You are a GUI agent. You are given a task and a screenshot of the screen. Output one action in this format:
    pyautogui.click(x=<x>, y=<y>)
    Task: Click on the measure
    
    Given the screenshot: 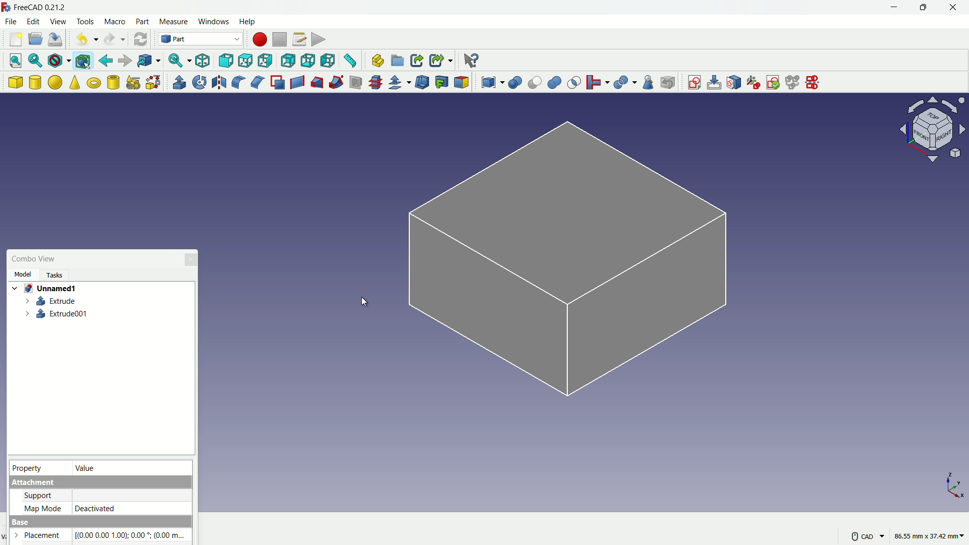 What is the action you would take?
    pyautogui.click(x=351, y=61)
    